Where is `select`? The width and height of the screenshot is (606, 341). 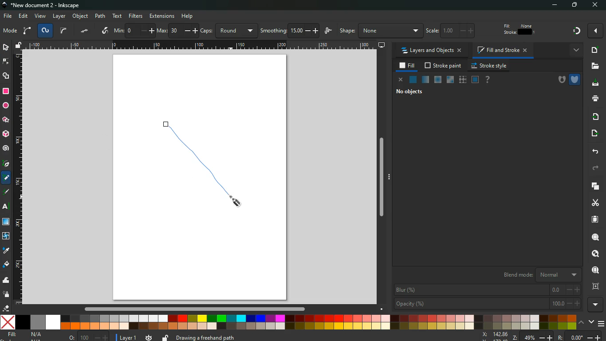
select is located at coordinates (7, 48).